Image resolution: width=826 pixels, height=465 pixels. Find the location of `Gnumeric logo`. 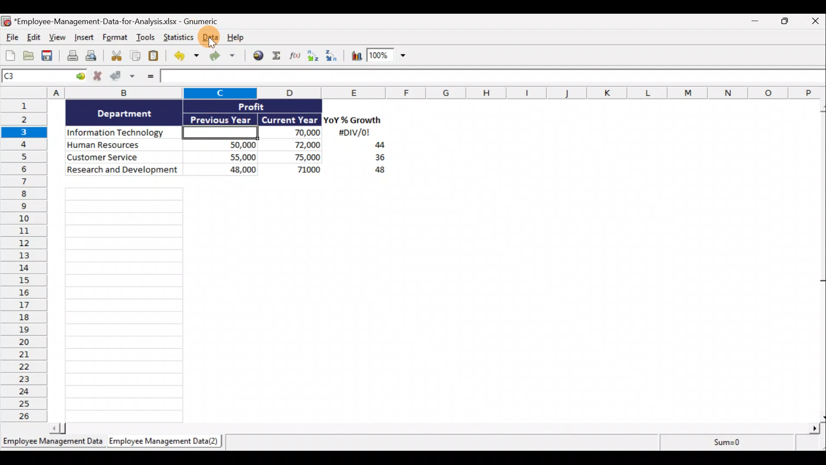

Gnumeric logo is located at coordinates (6, 21).